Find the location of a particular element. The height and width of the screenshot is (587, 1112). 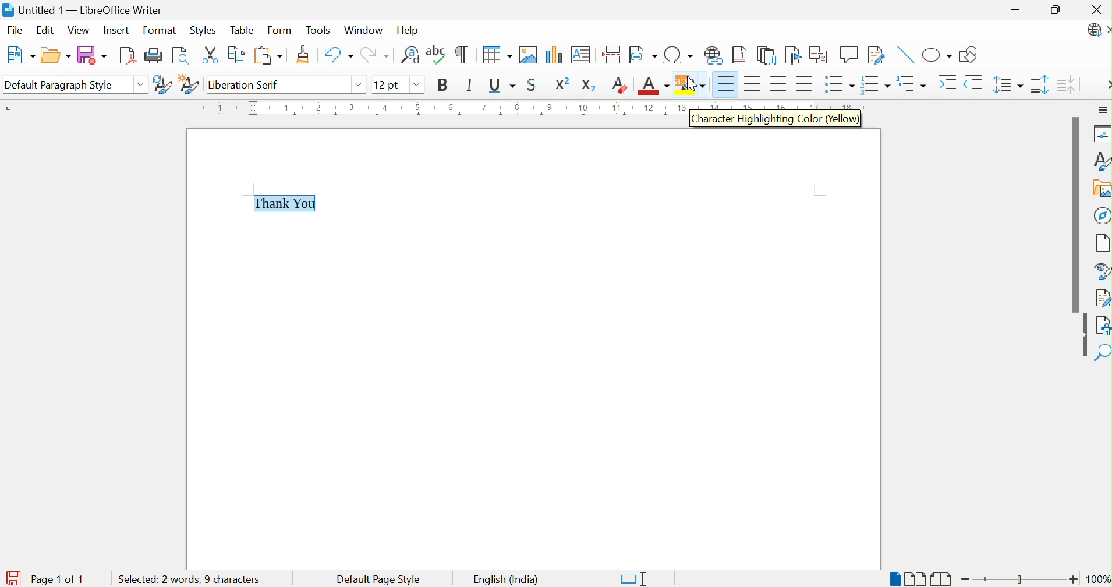

New Style from Selection is located at coordinates (189, 83).